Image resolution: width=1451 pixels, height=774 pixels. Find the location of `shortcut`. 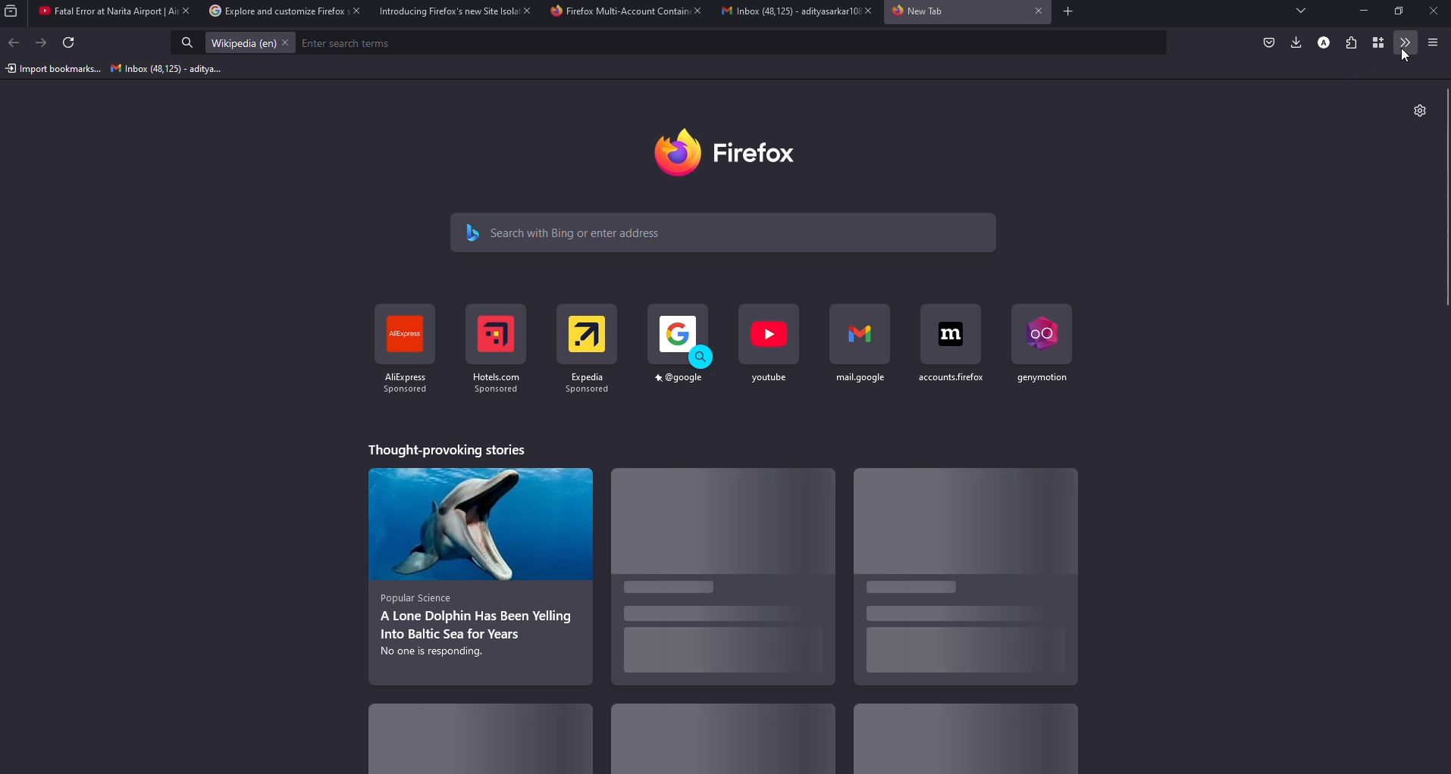

shortcut is located at coordinates (769, 343).